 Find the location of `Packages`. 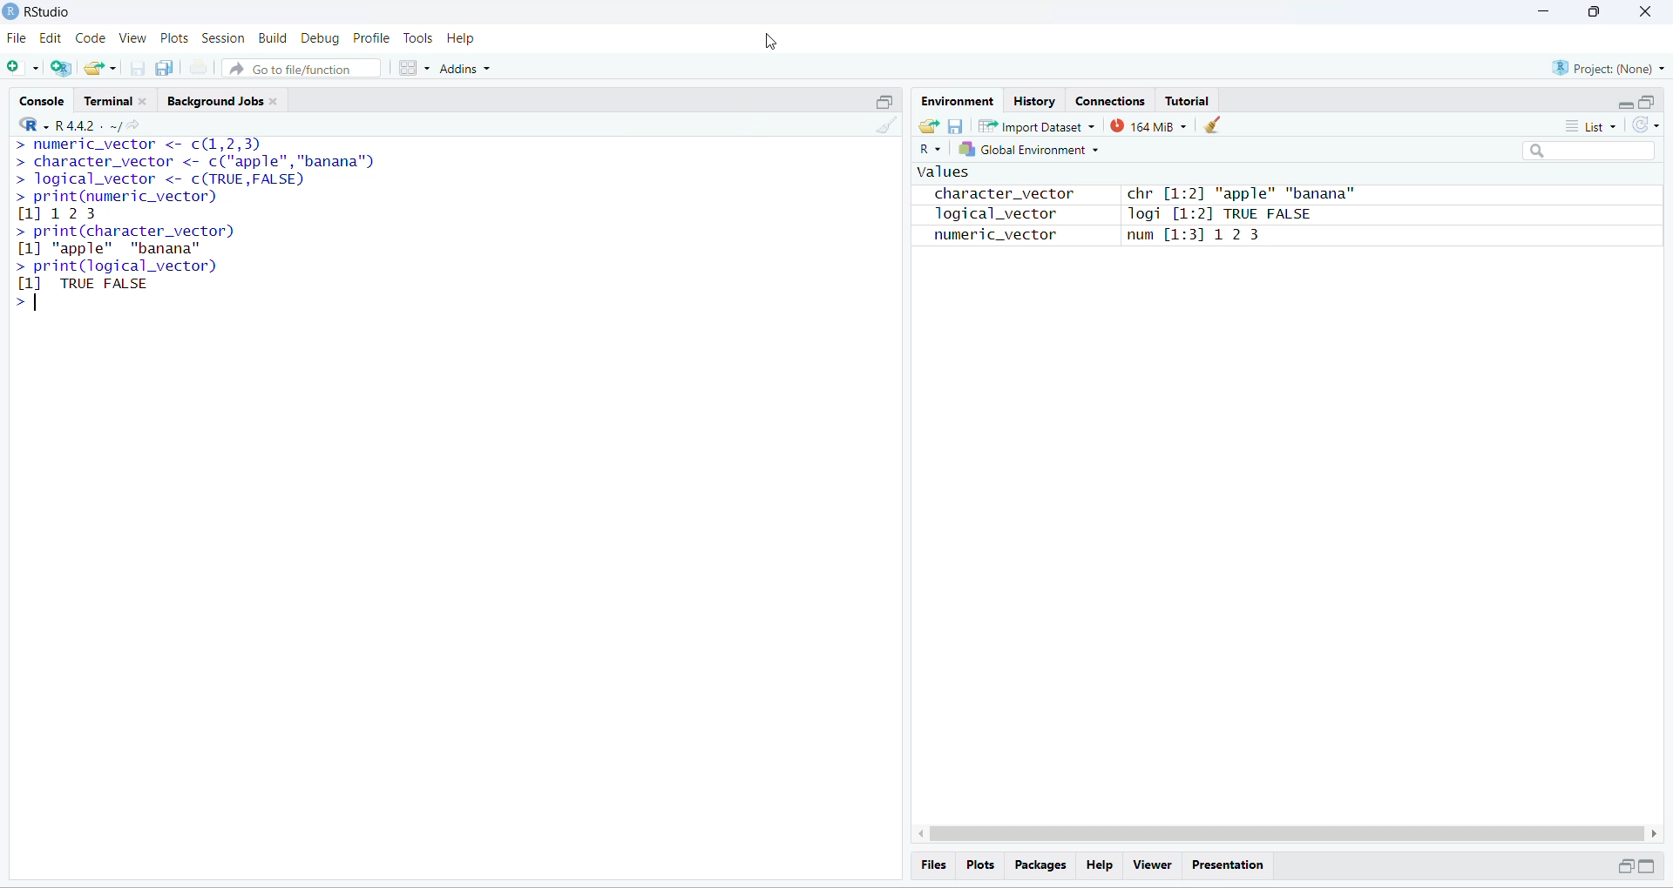

Packages is located at coordinates (1040, 865).